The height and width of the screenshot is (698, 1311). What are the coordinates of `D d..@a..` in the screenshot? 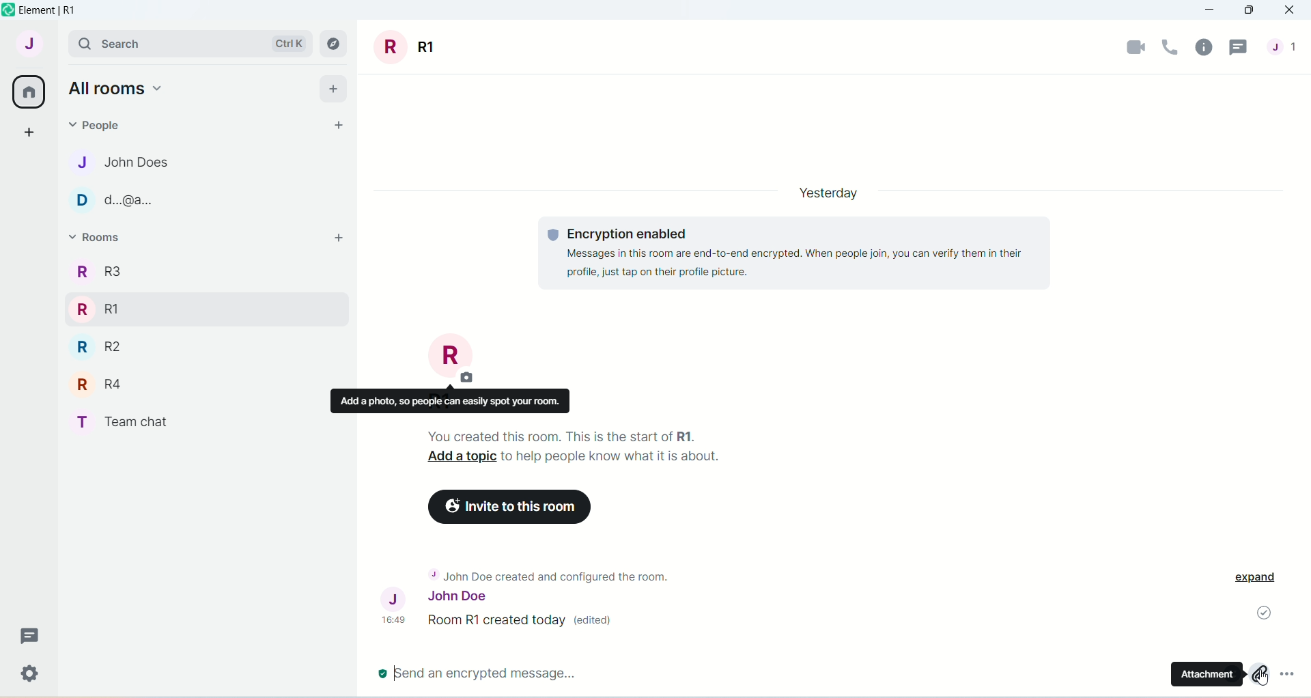 It's located at (113, 202).